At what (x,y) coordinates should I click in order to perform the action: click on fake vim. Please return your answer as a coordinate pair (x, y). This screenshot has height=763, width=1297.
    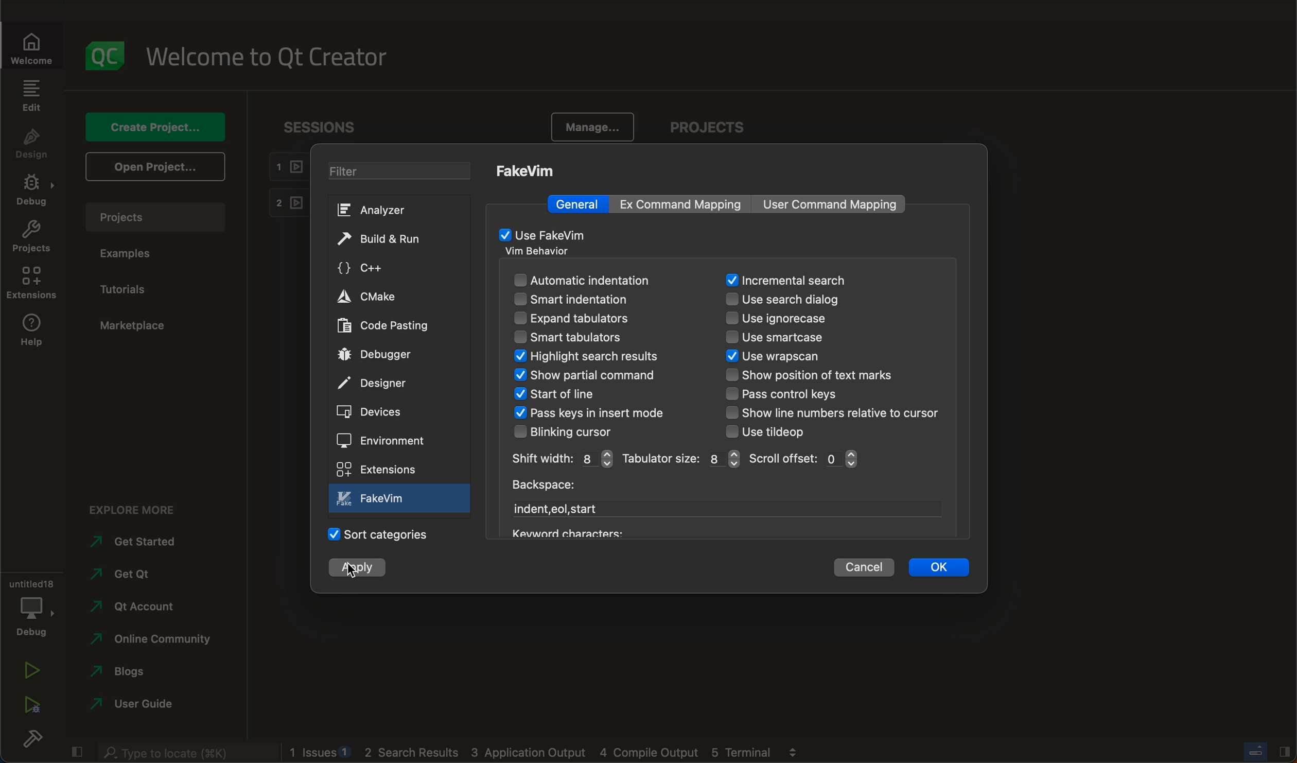
    Looking at the image, I should click on (401, 498).